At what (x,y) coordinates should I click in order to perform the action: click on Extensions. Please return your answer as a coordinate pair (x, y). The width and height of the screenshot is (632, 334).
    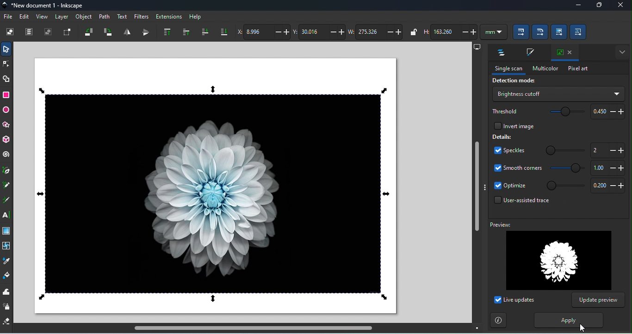
    Looking at the image, I should click on (169, 16).